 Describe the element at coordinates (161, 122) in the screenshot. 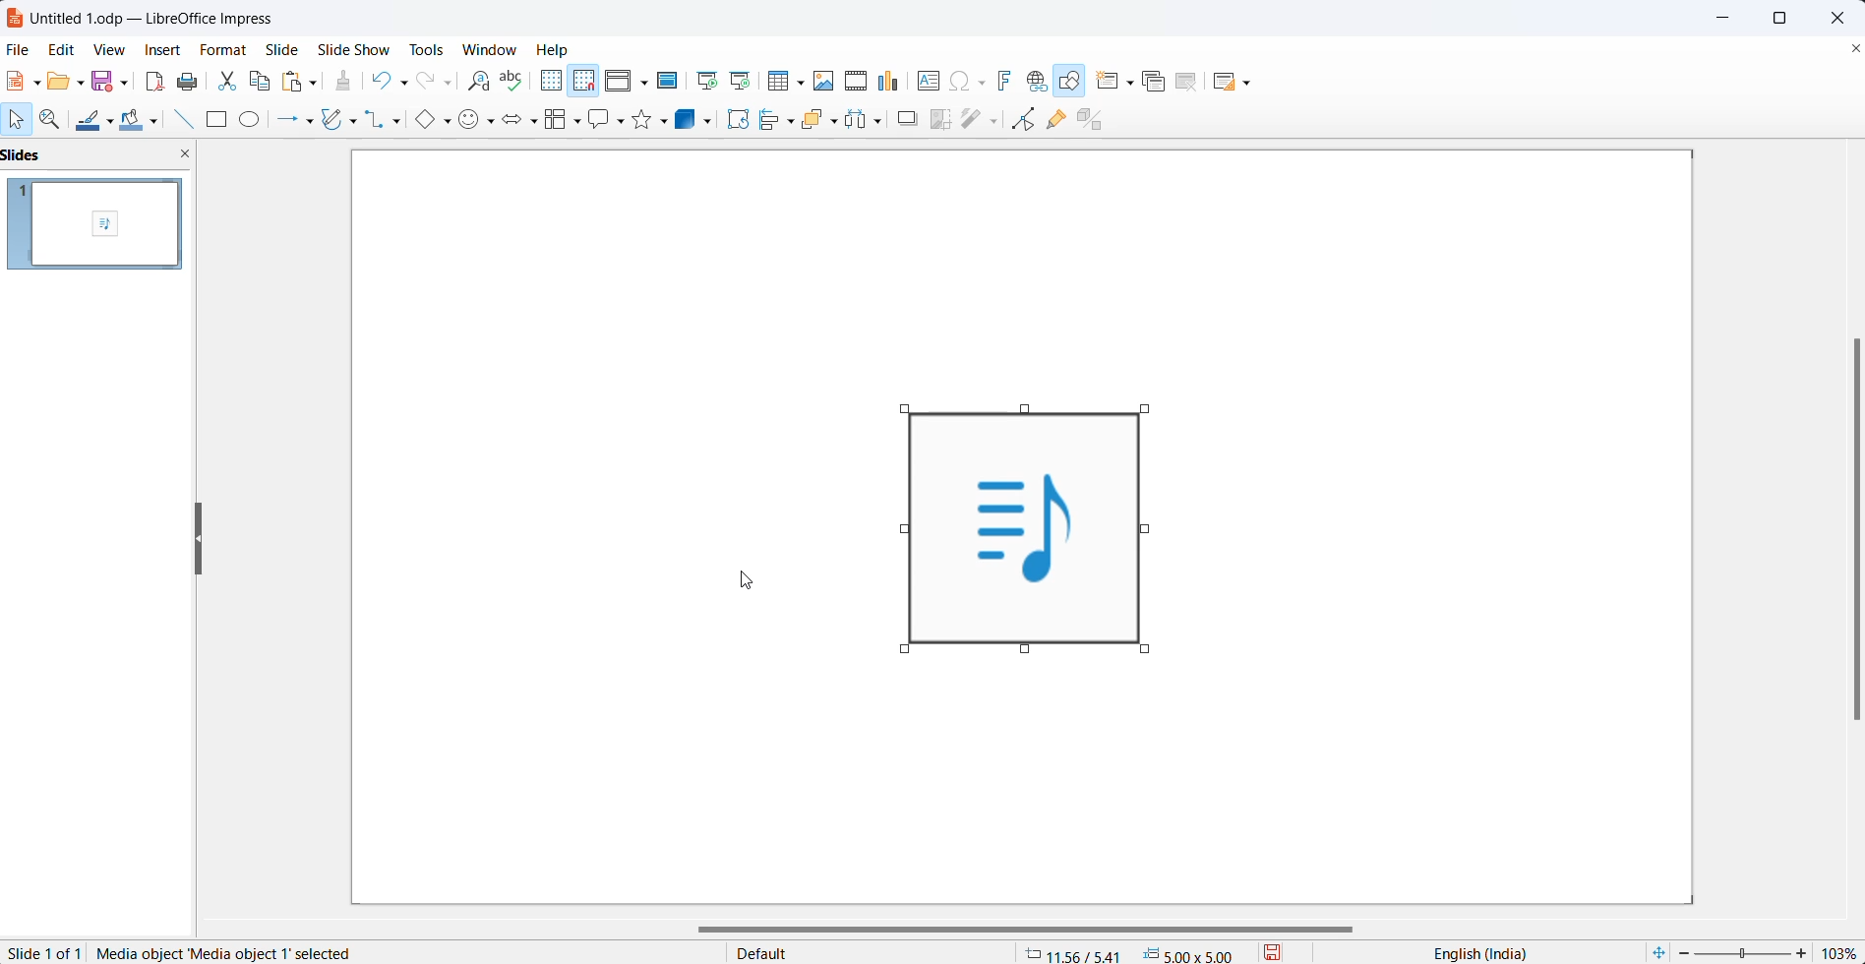

I see `fill color options dropdown button` at that location.